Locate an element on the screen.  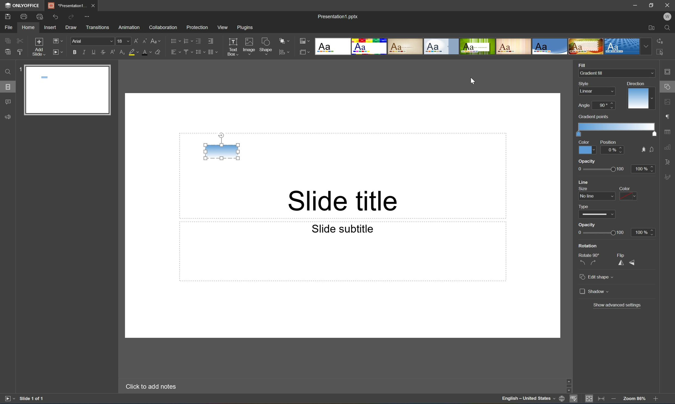
type is located at coordinates (586, 206).